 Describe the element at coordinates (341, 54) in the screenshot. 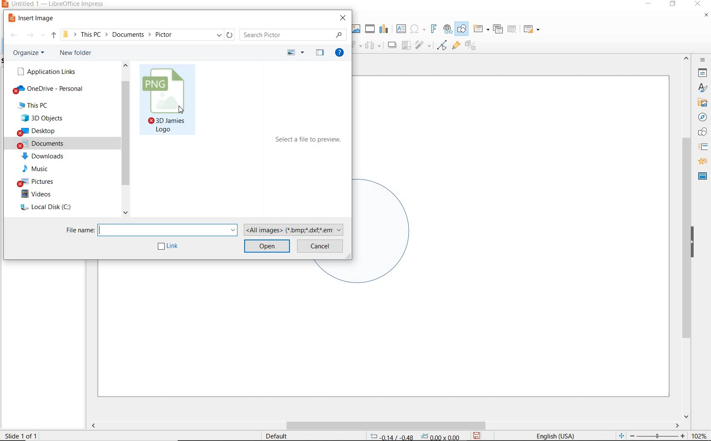

I see `help` at that location.